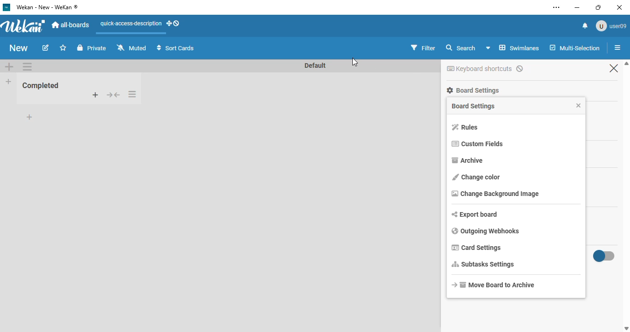 The width and height of the screenshot is (630, 332). What do you see at coordinates (577, 7) in the screenshot?
I see `minimize` at bounding box center [577, 7].